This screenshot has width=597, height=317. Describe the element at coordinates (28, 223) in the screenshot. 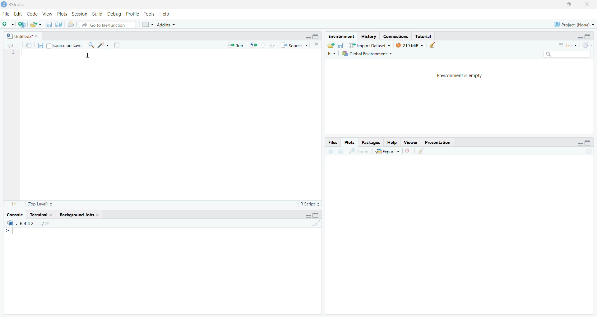

I see `R-R442. ~/` at that location.